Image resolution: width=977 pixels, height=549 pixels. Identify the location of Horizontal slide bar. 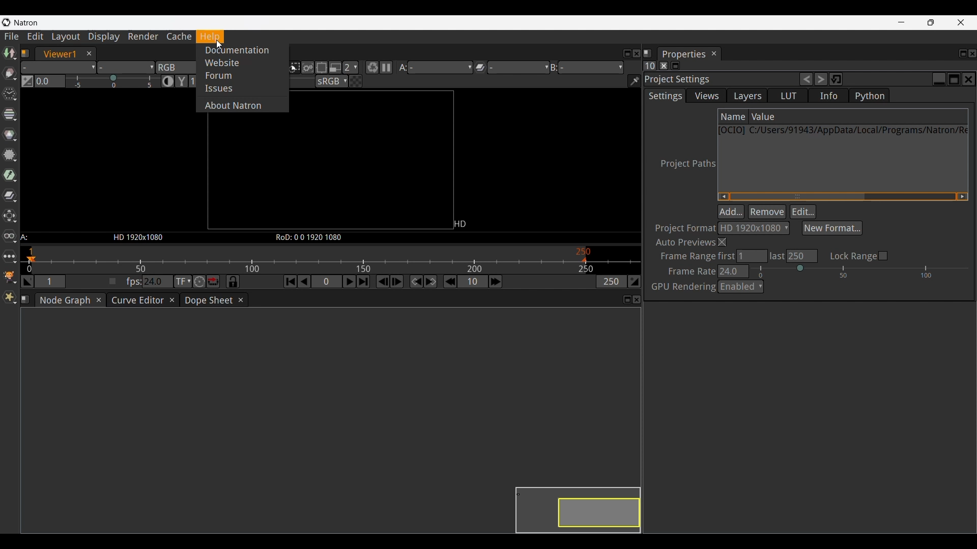
(798, 196).